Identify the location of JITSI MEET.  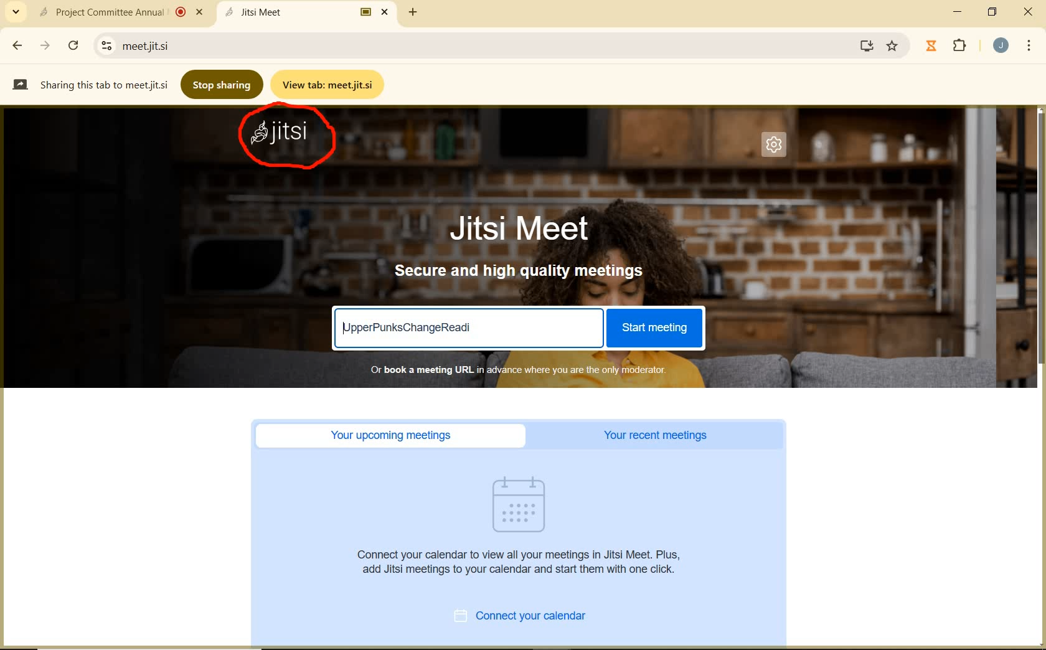
(530, 227).